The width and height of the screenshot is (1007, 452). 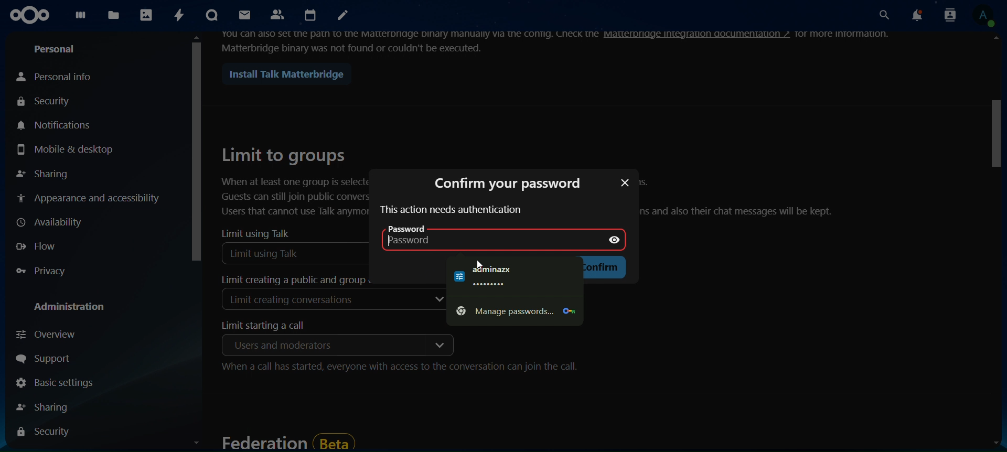 I want to click on federation, so click(x=287, y=441).